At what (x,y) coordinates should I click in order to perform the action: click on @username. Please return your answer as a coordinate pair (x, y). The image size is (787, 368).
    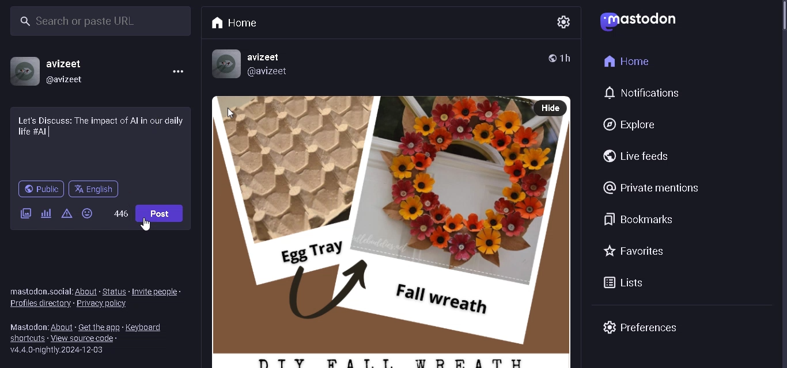
    Looking at the image, I should click on (276, 73).